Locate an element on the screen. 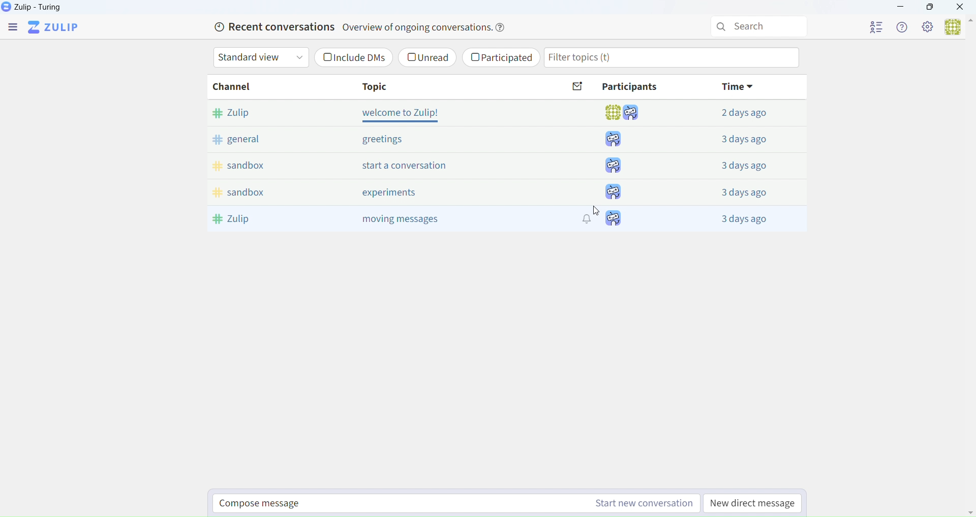 The height and width of the screenshot is (517, 976). Recent Conversations tittle is located at coordinates (363, 27).